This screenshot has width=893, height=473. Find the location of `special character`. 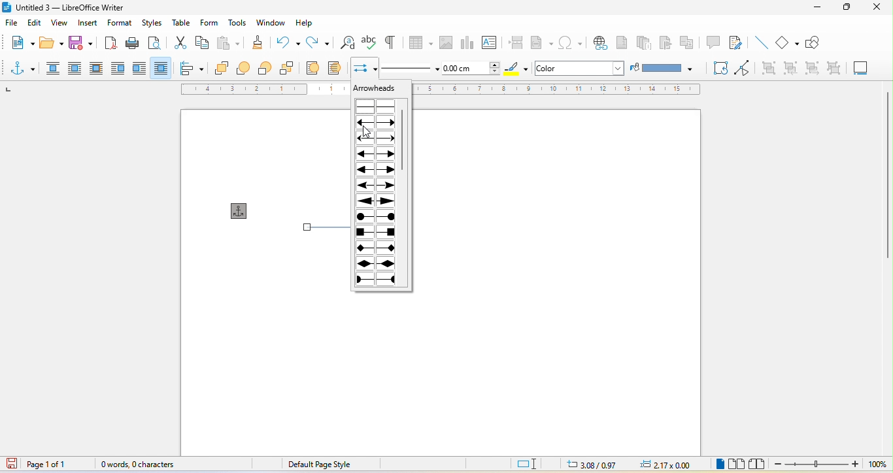

special character is located at coordinates (571, 44).